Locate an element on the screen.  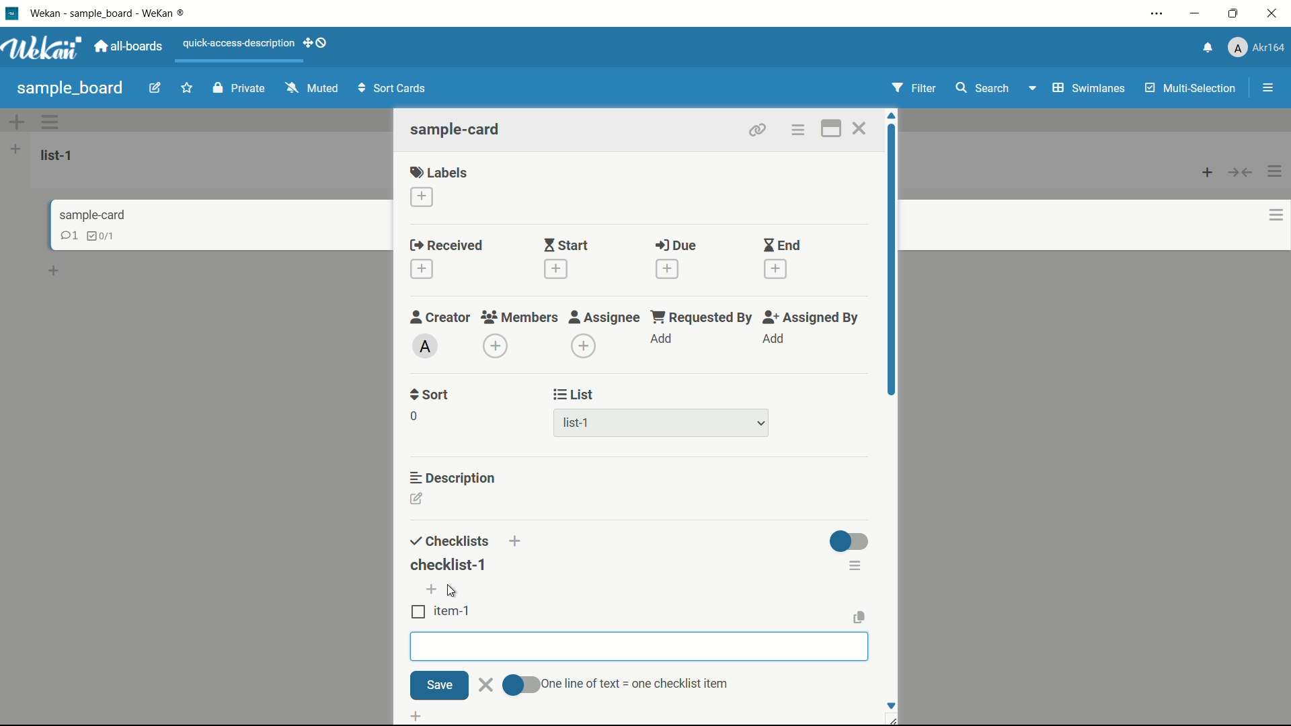
text is located at coordinates (638, 682).